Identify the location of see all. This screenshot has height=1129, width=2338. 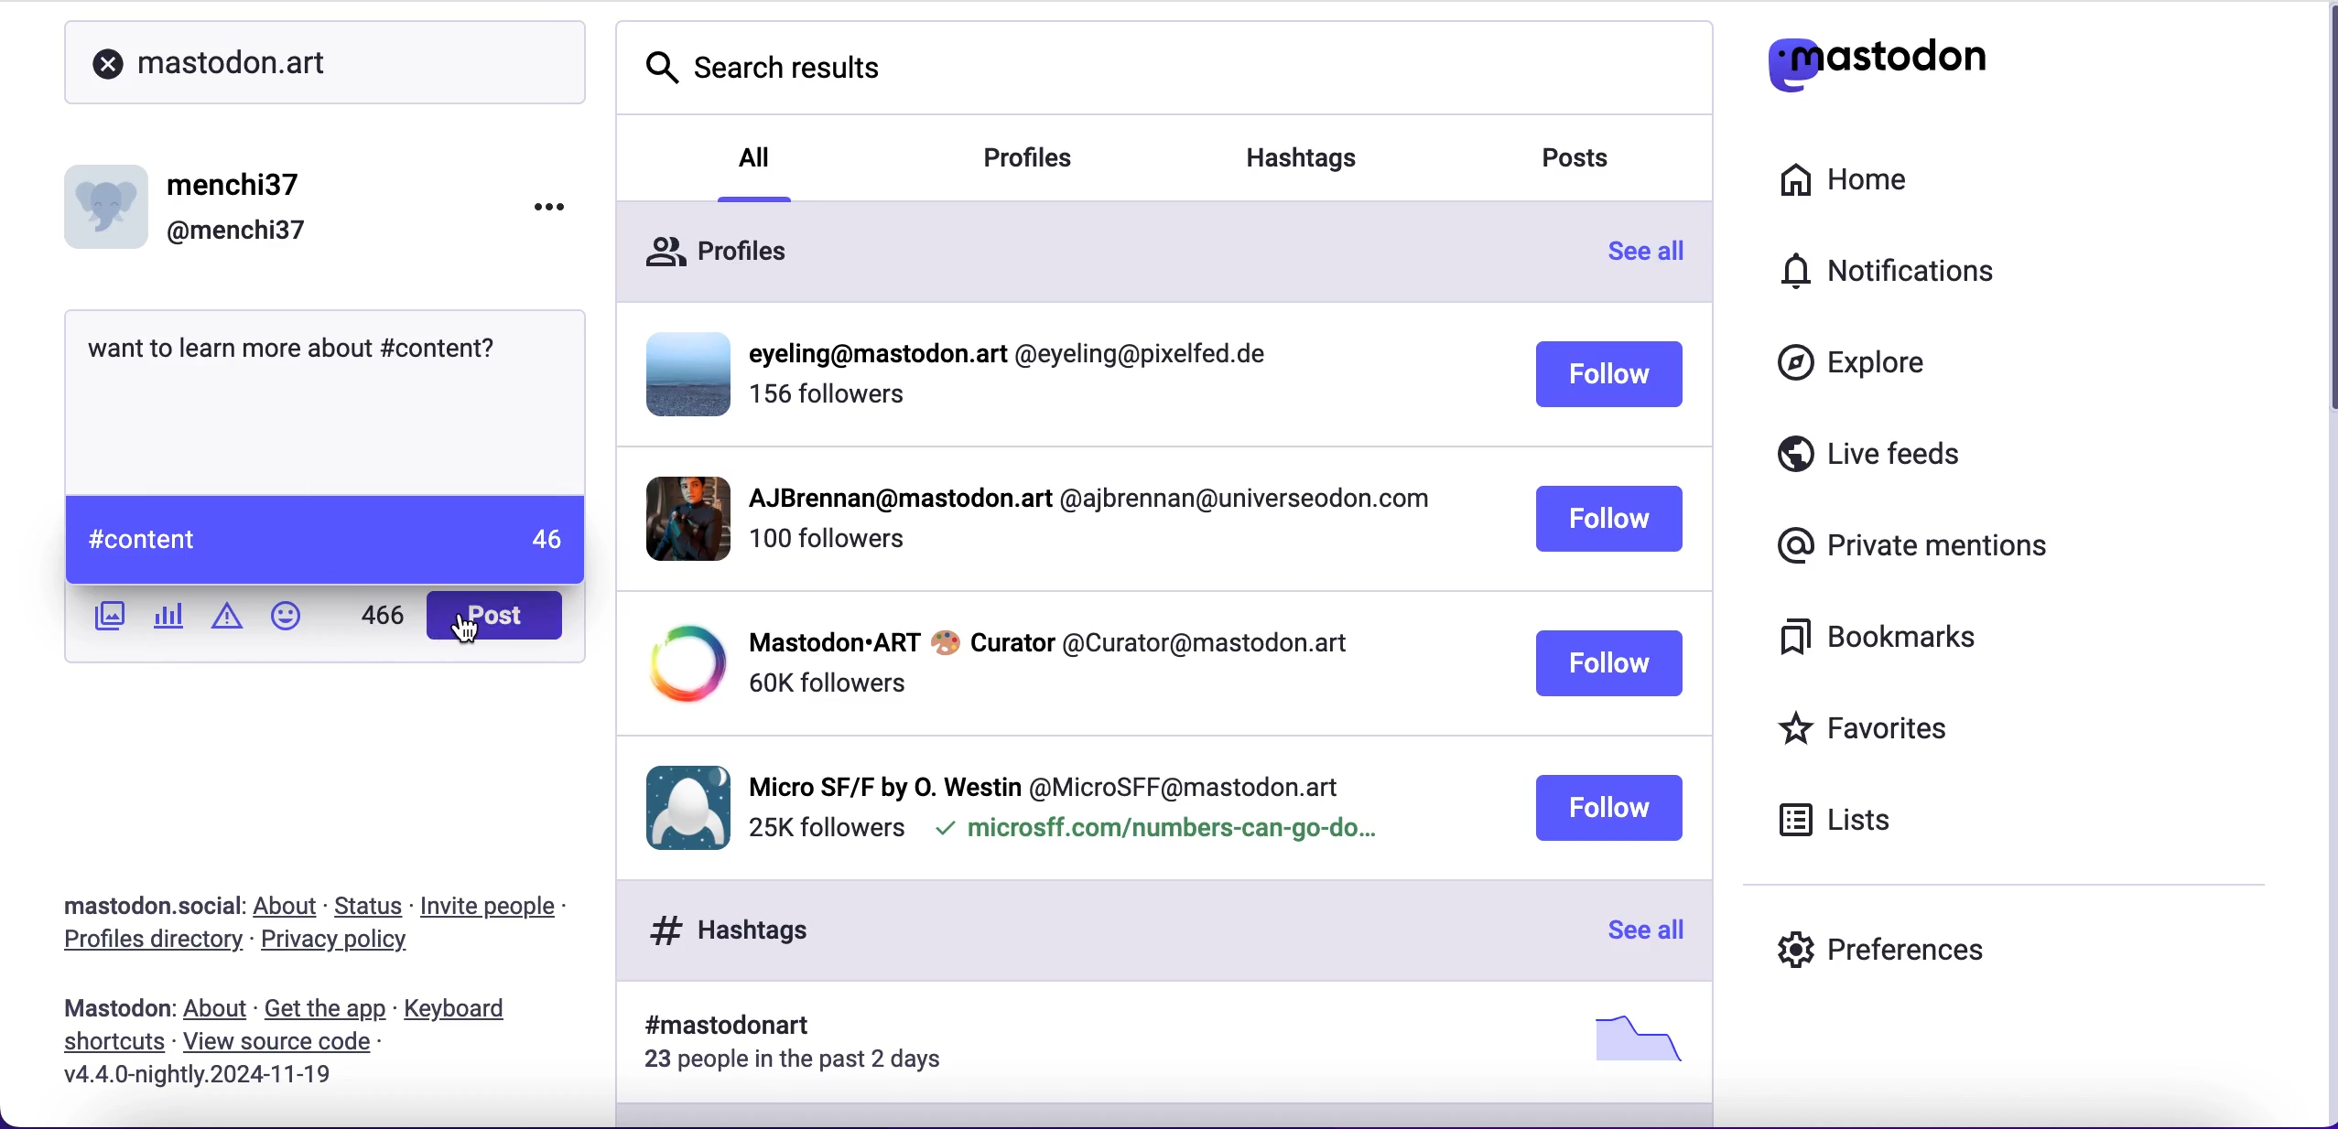
(1641, 932).